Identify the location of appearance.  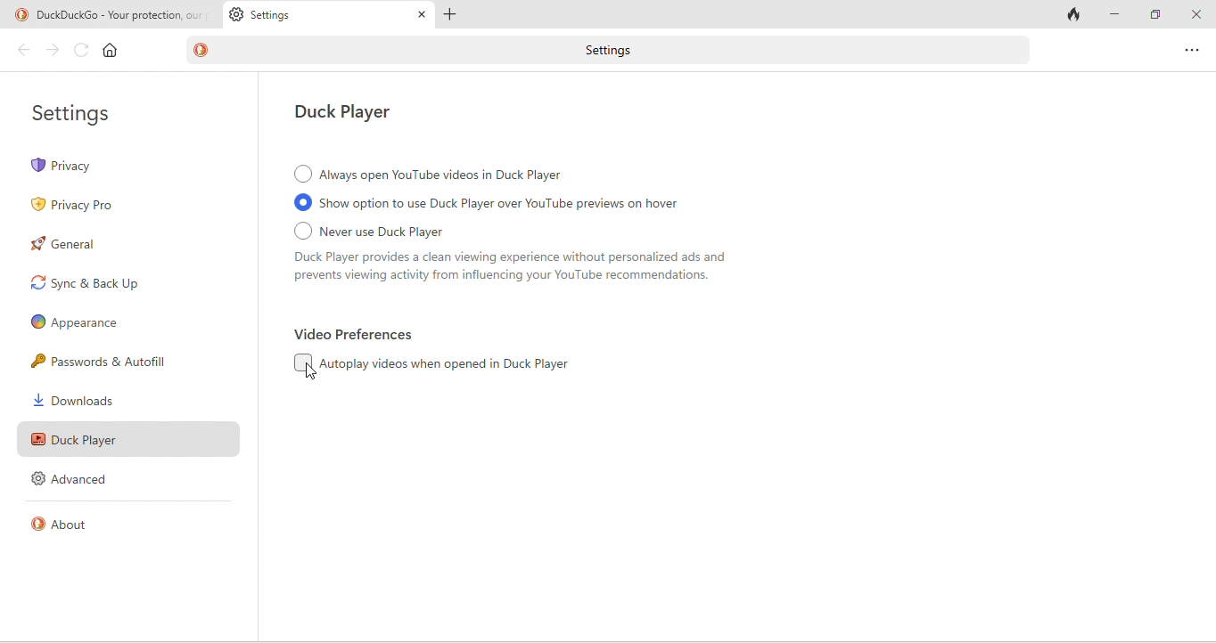
(77, 322).